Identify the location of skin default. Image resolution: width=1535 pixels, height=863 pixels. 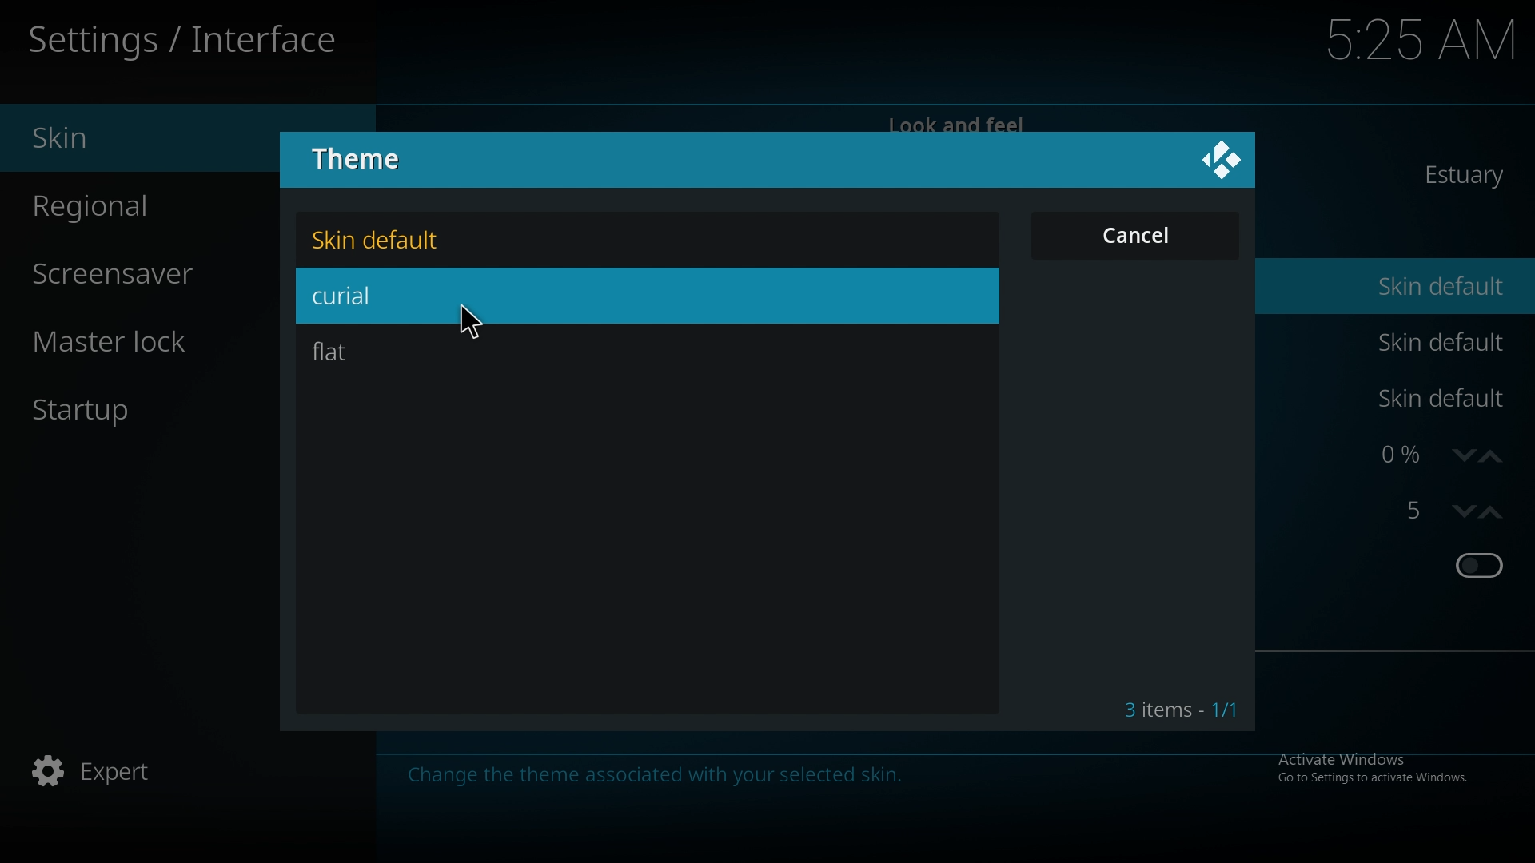
(1444, 398).